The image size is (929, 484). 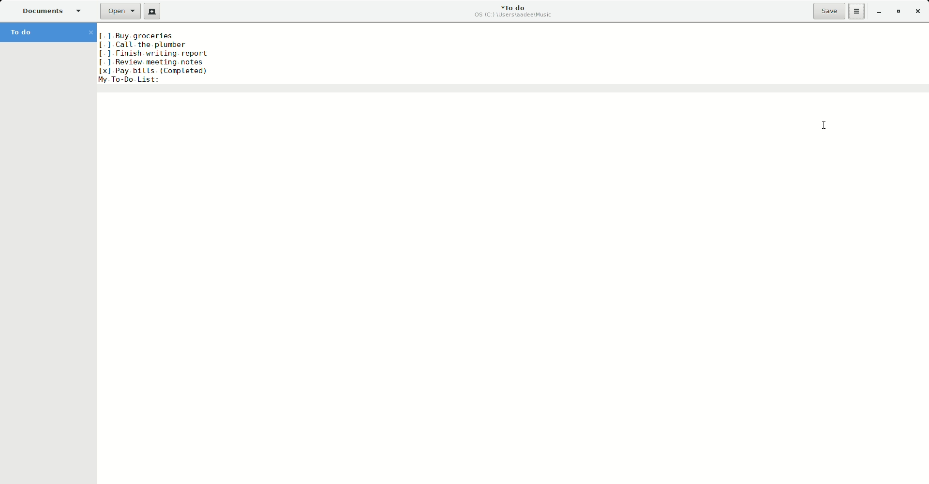 What do you see at coordinates (830, 12) in the screenshot?
I see `Save` at bounding box center [830, 12].